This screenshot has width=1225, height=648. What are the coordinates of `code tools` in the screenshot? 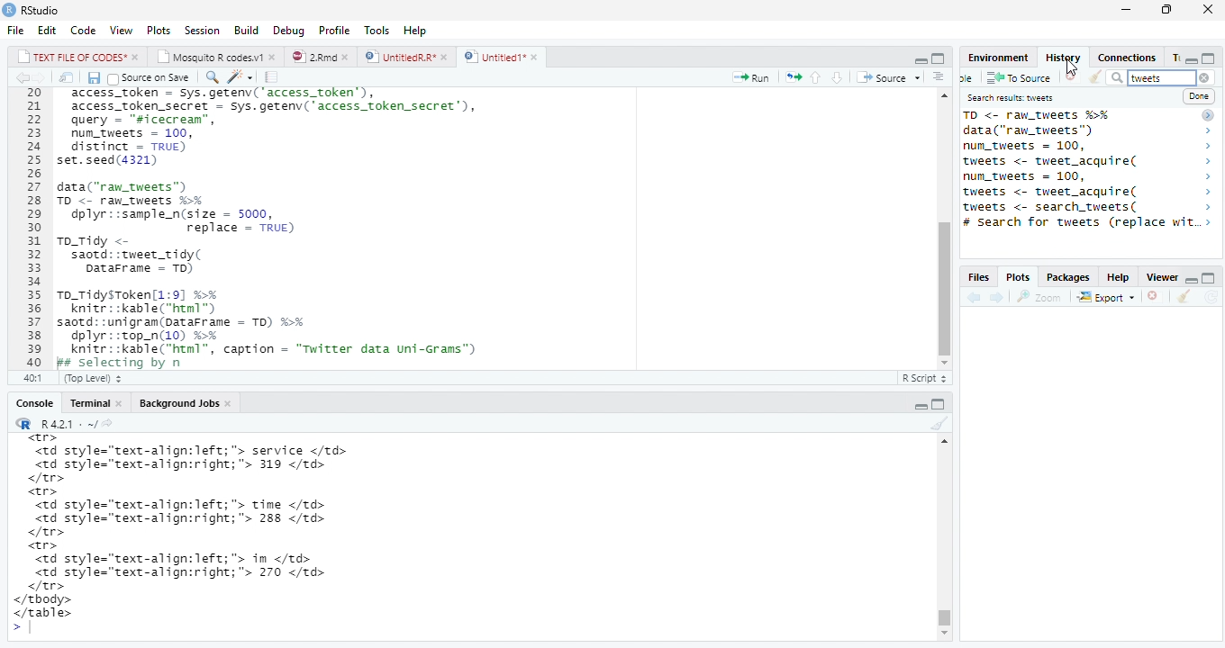 It's located at (244, 76).